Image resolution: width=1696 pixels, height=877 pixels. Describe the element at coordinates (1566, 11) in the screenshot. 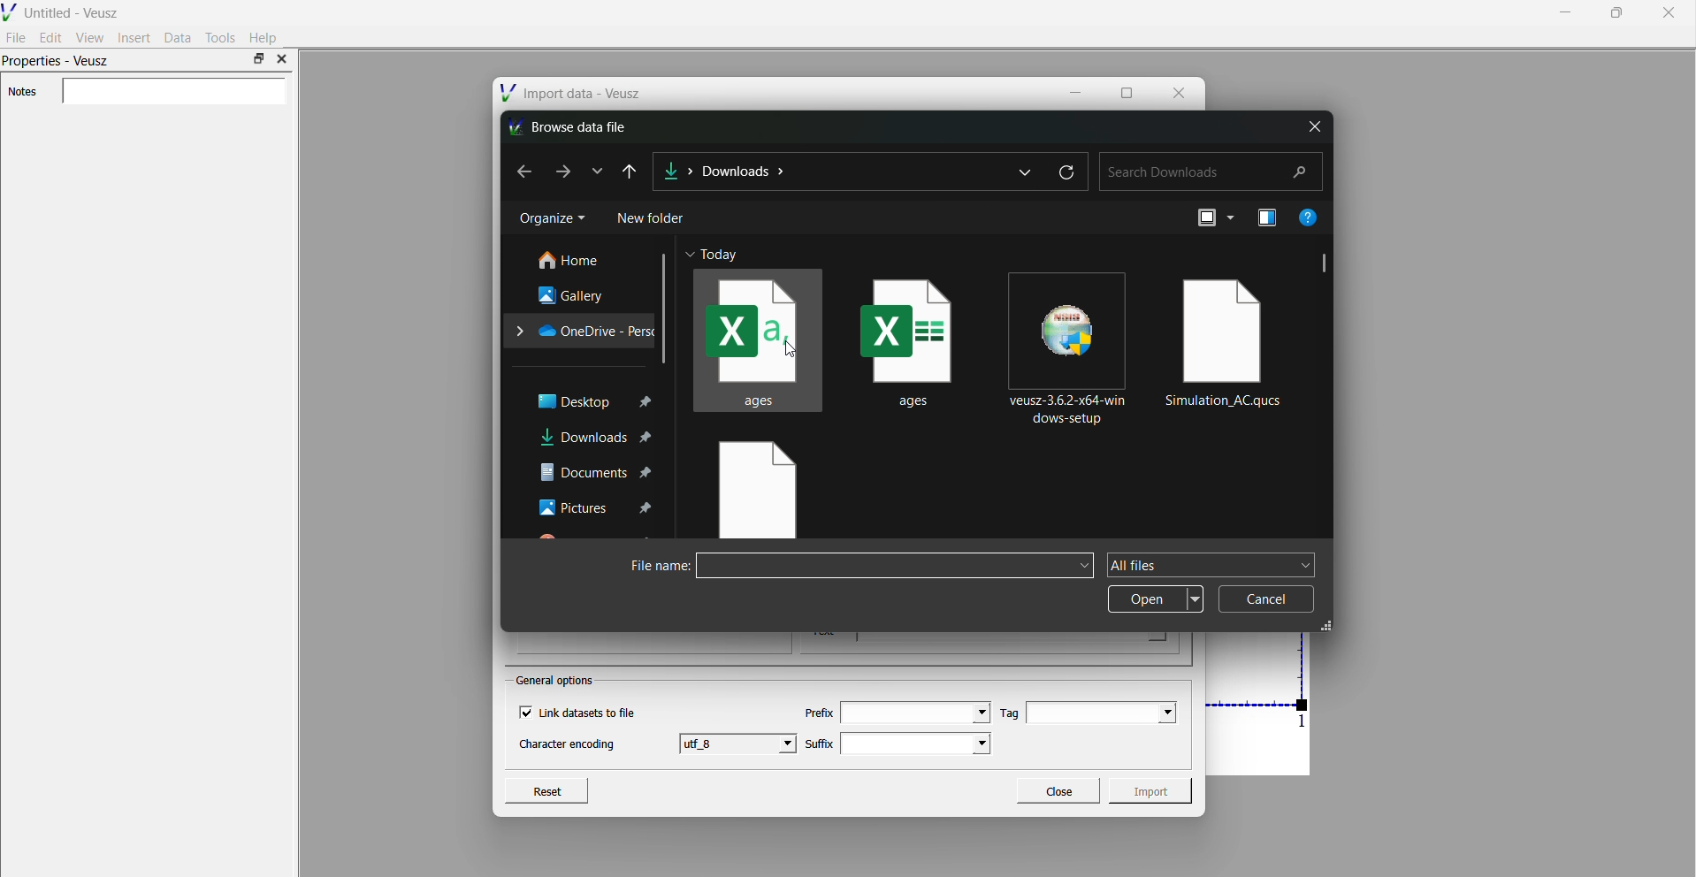

I see `minimise` at that location.